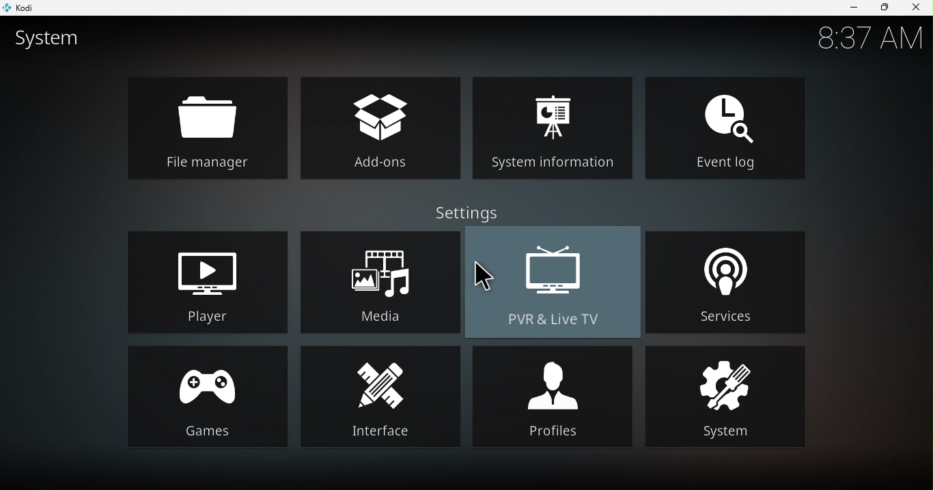 This screenshot has height=490, width=933. What do you see at coordinates (206, 396) in the screenshot?
I see `Games` at bounding box center [206, 396].